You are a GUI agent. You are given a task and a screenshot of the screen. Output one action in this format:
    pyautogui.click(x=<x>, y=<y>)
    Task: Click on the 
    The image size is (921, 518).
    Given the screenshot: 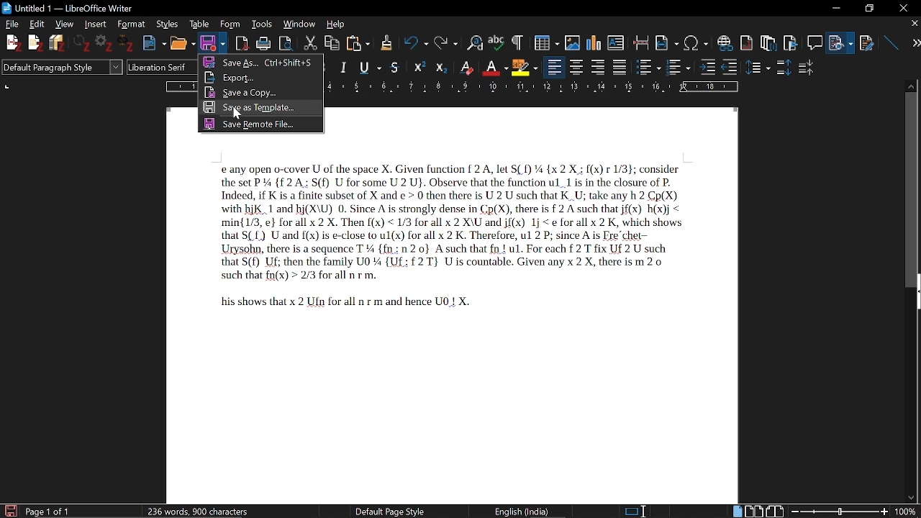 What is the action you would take?
    pyautogui.click(x=35, y=44)
    